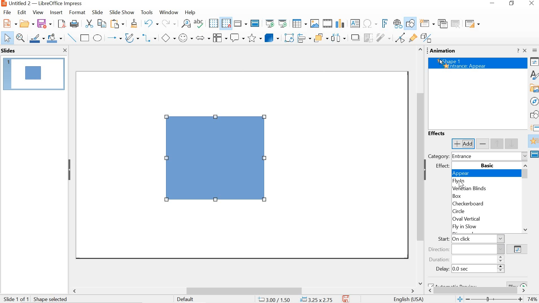 The width and height of the screenshot is (539, 303). What do you see at coordinates (487, 166) in the screenshot?
I see `basic` at bounding box center [487, 166].